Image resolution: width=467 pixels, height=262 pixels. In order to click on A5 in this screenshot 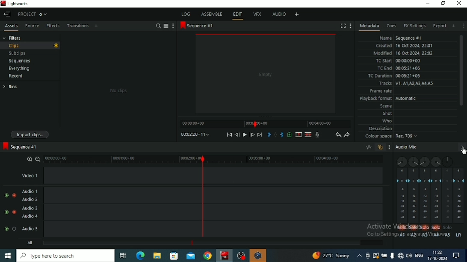, I will do `click(448, 235)`.